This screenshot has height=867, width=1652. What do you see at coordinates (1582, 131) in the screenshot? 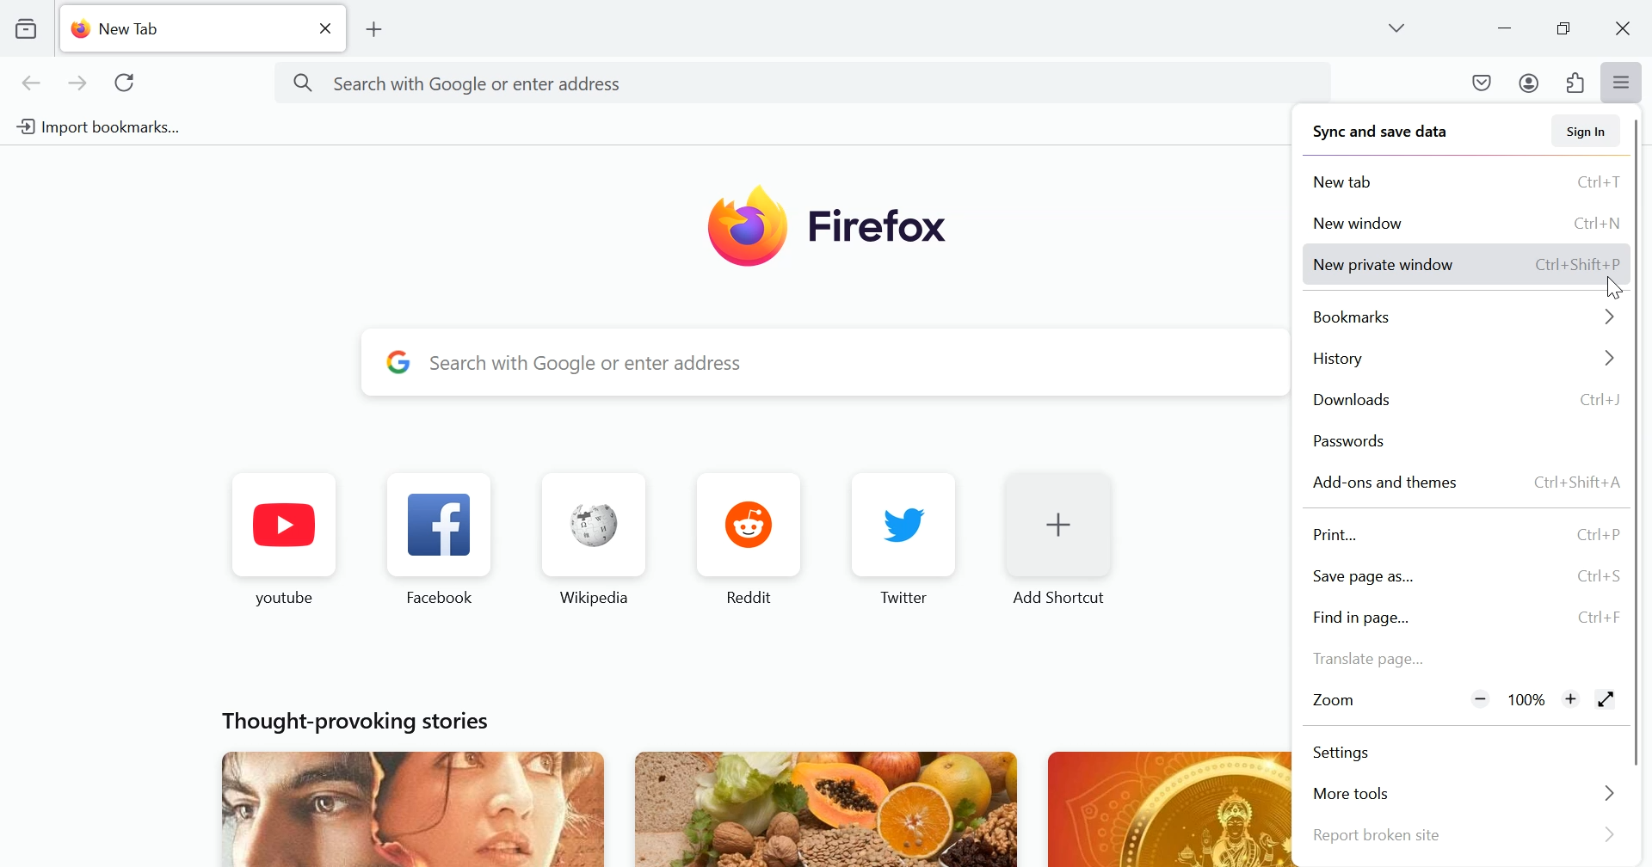
I see `Sign in` at bounding box center [1582, 131].